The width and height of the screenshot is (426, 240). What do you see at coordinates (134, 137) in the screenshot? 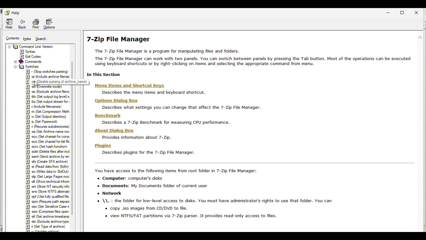
I see `Provides information about 7-2` at bounding box center [134, 137].